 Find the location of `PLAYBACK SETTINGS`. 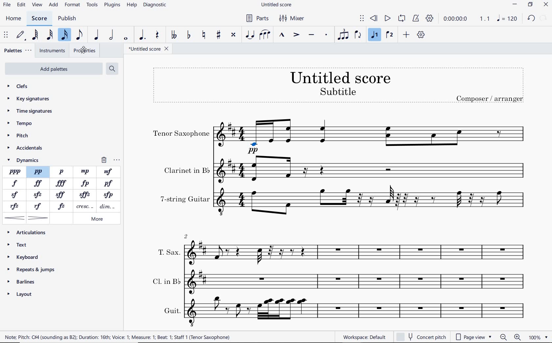

PLAYBACK SETTINGS is located at coordinates (430, 18).